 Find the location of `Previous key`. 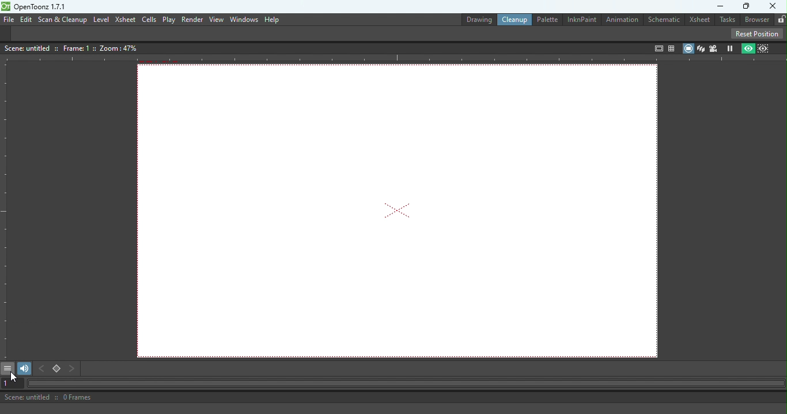

Previous key is located at coordinates (44, 369).